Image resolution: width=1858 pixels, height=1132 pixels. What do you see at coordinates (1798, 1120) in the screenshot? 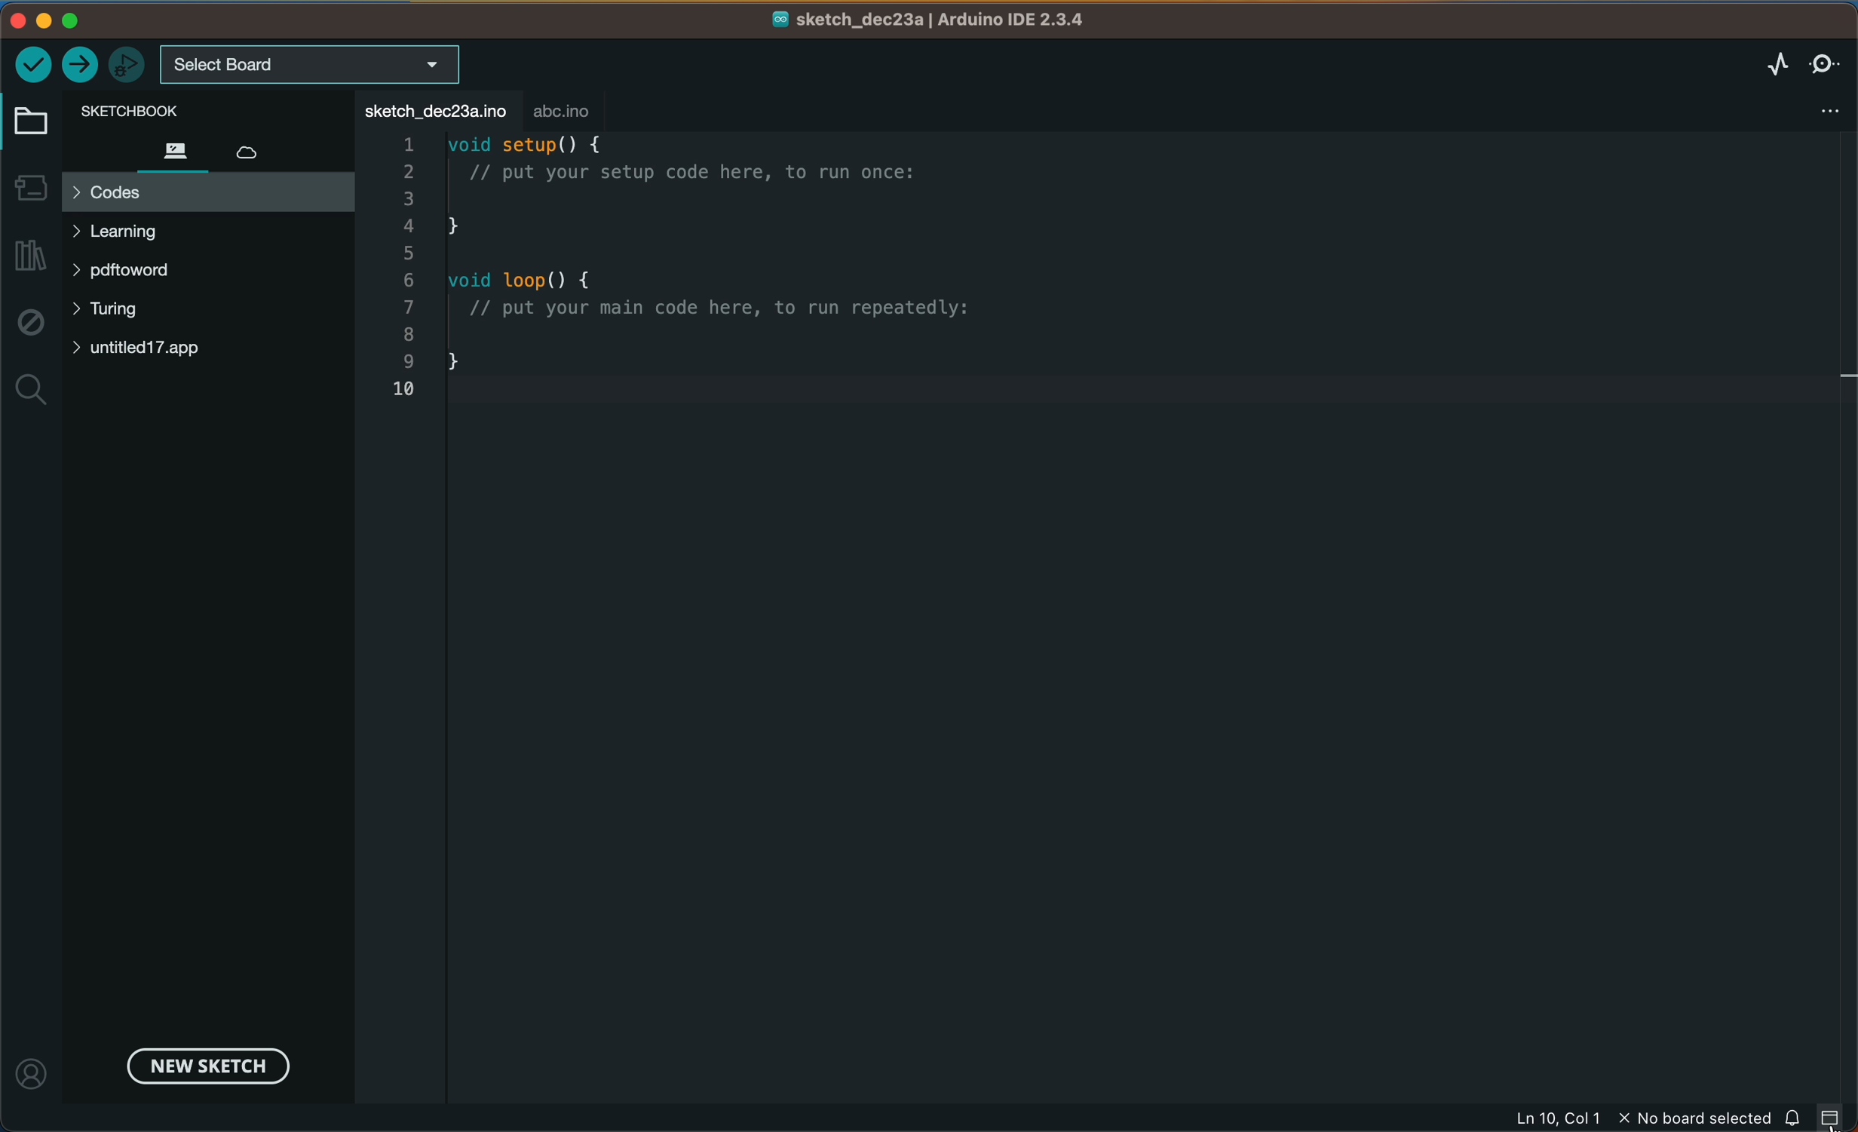
I see `notification` at bounding box center [1798, 1120].